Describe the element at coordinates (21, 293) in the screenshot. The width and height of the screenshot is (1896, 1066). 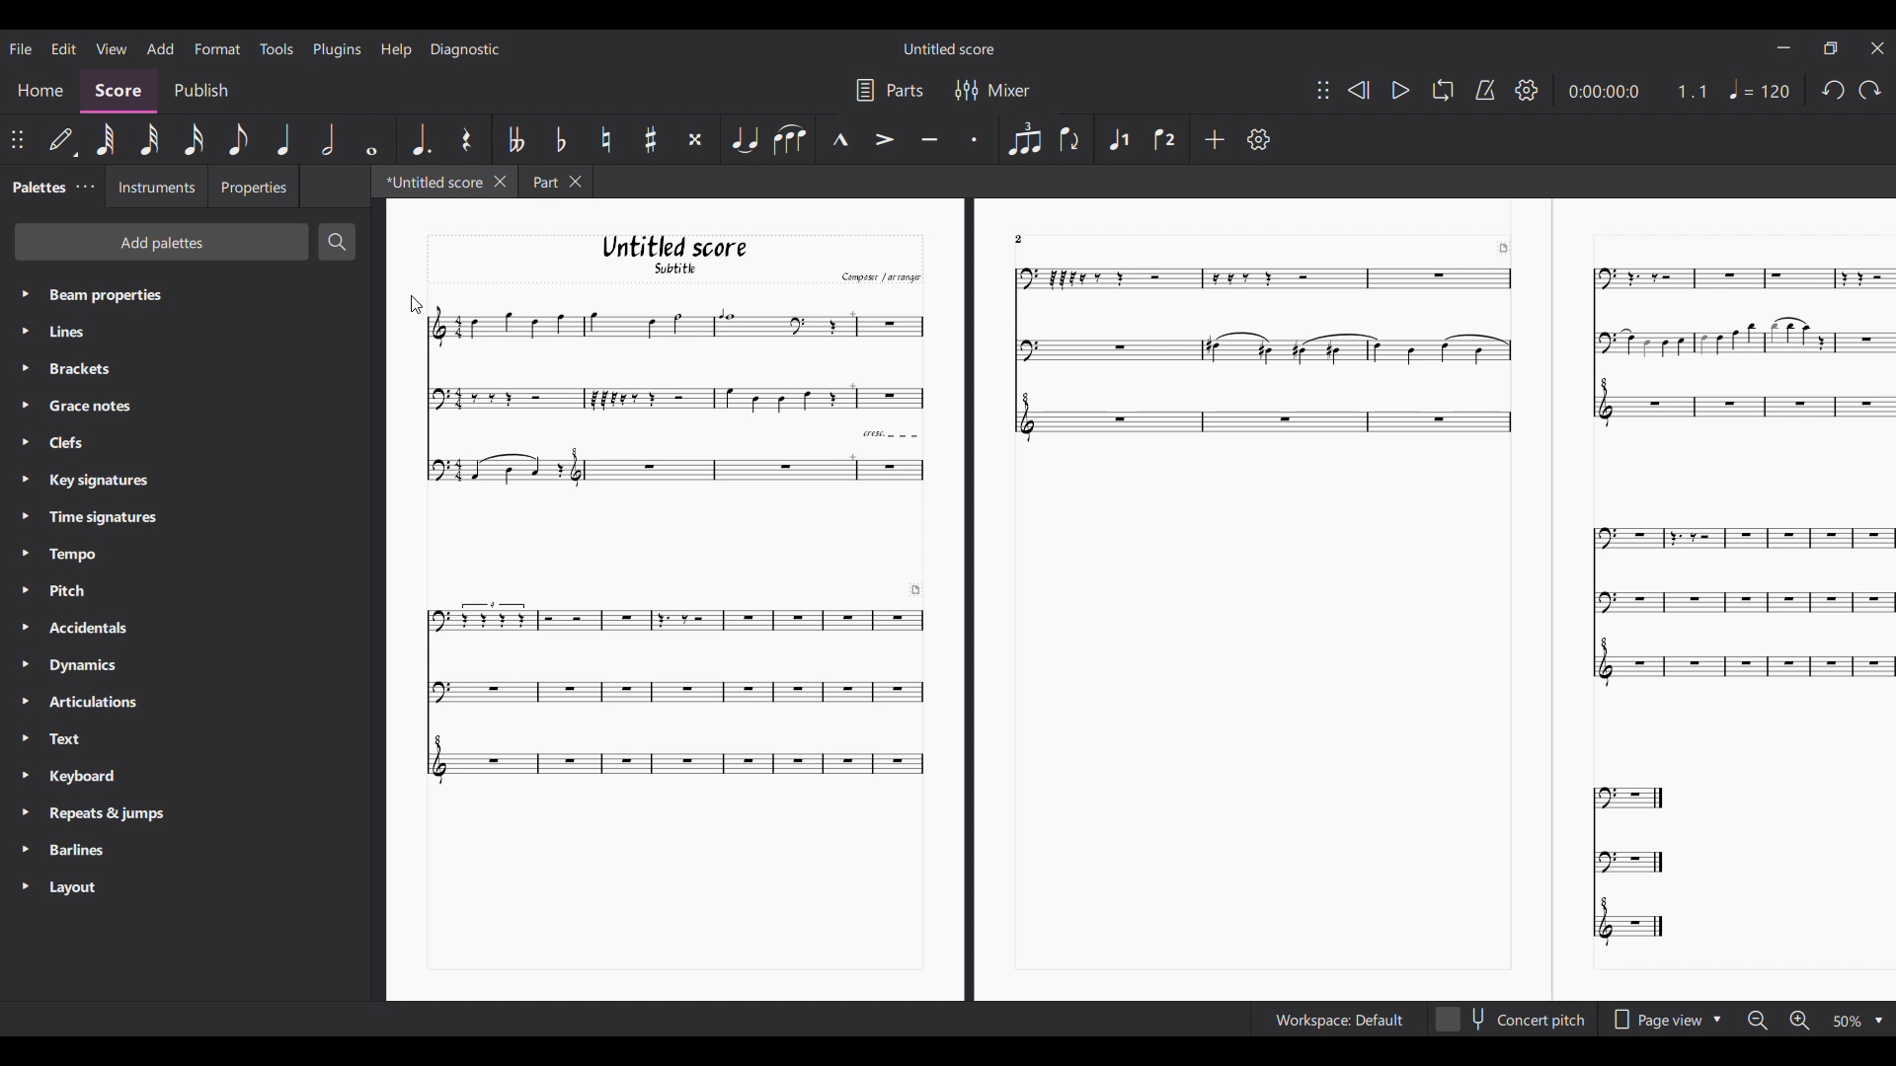
I see `` at that location.